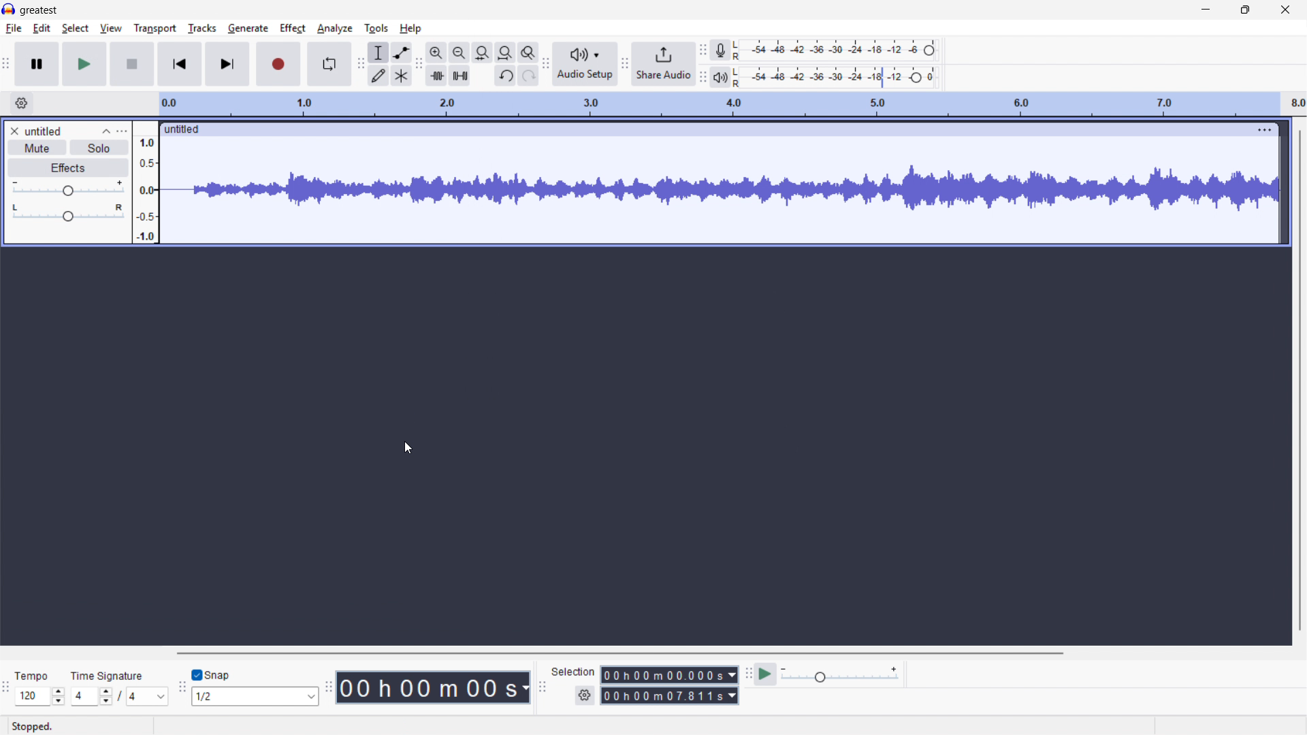 The height and width of the screenshot is (735, 1307). What do you see at coordinates (255, 697) in the screenshot?
I see `set snapping` at bounding box center [255, 697].